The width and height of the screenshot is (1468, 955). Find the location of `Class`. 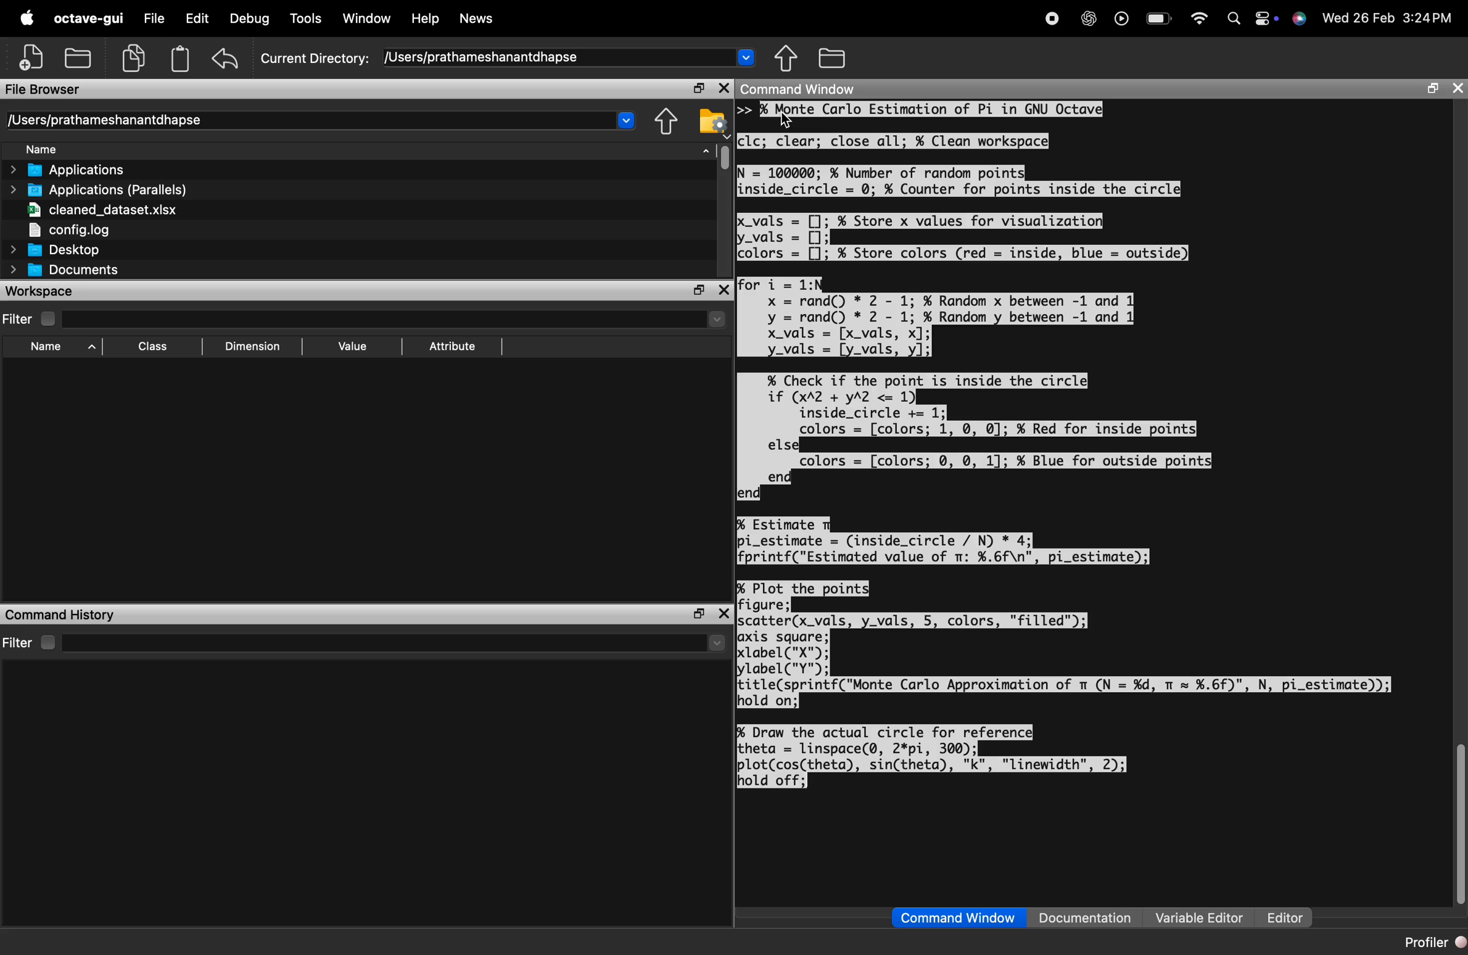

Class is located at coordinates (150, 348).